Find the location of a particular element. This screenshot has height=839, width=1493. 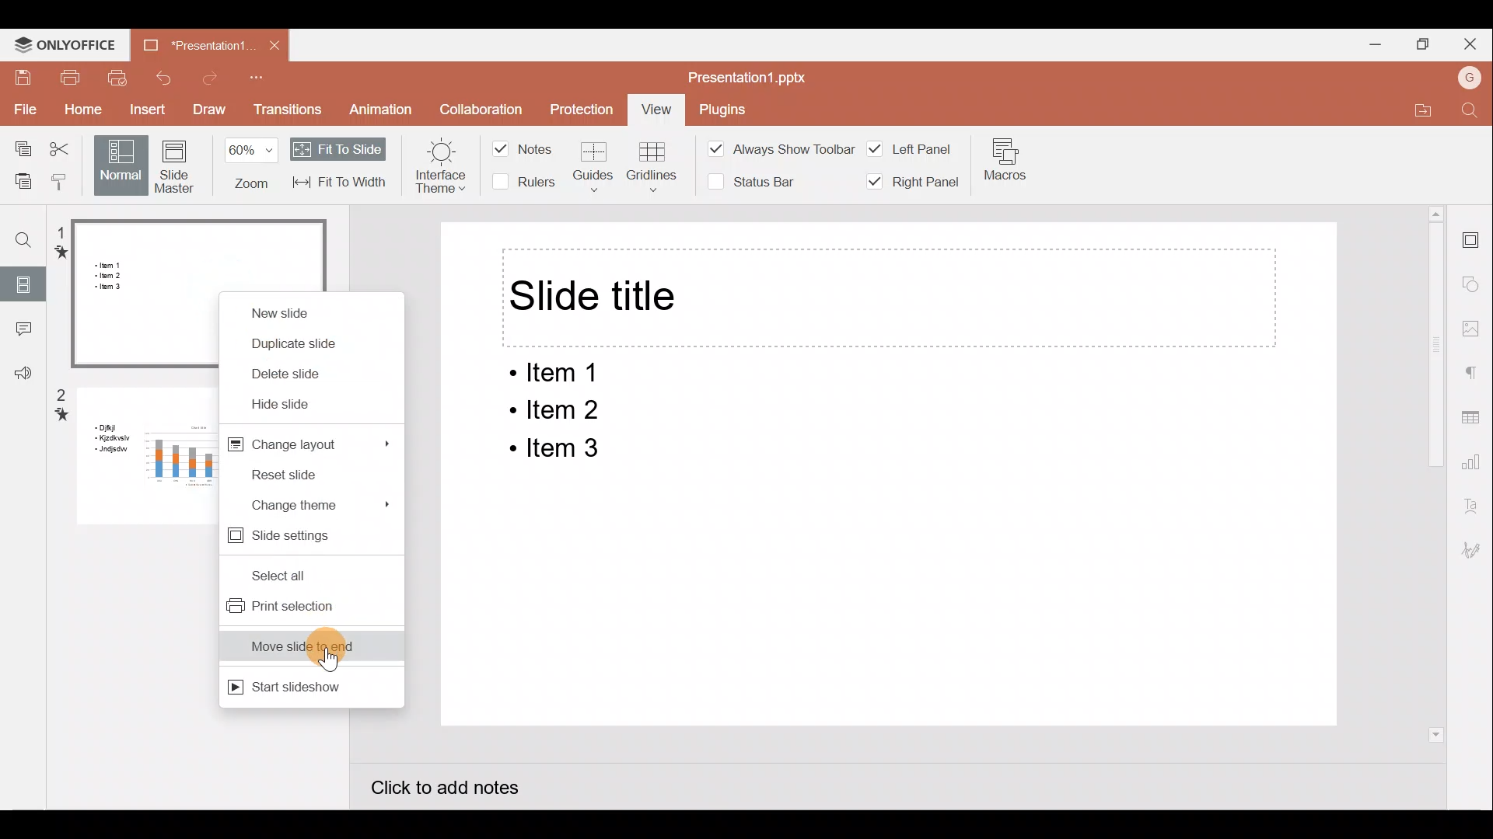

View is located at coordinates (659, 107).